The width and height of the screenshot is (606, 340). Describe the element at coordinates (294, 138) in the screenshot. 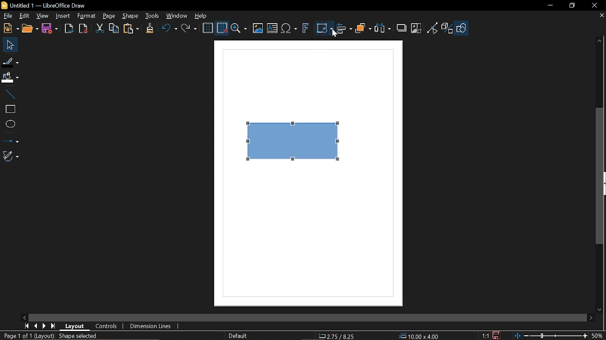

I see `Rectangle (selected diagram)` at that location.